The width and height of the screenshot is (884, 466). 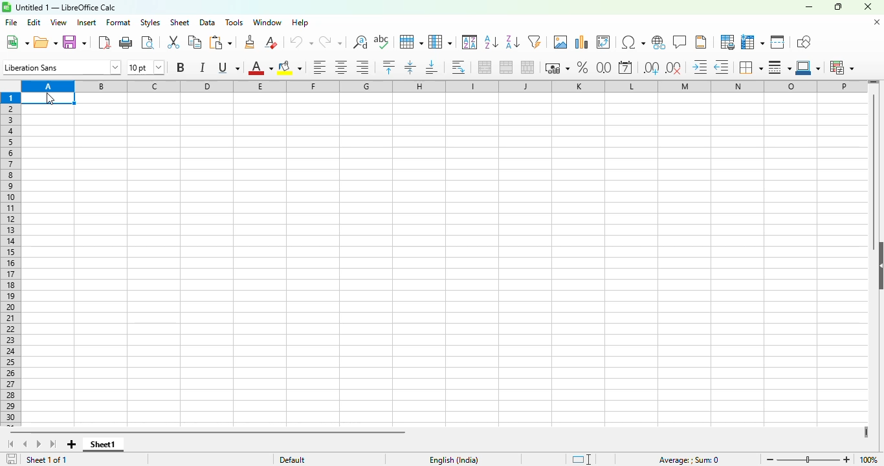 What do you see at coordinates (74, 43) in the screenshot?
I see `save` at bounding box center [74, 43].